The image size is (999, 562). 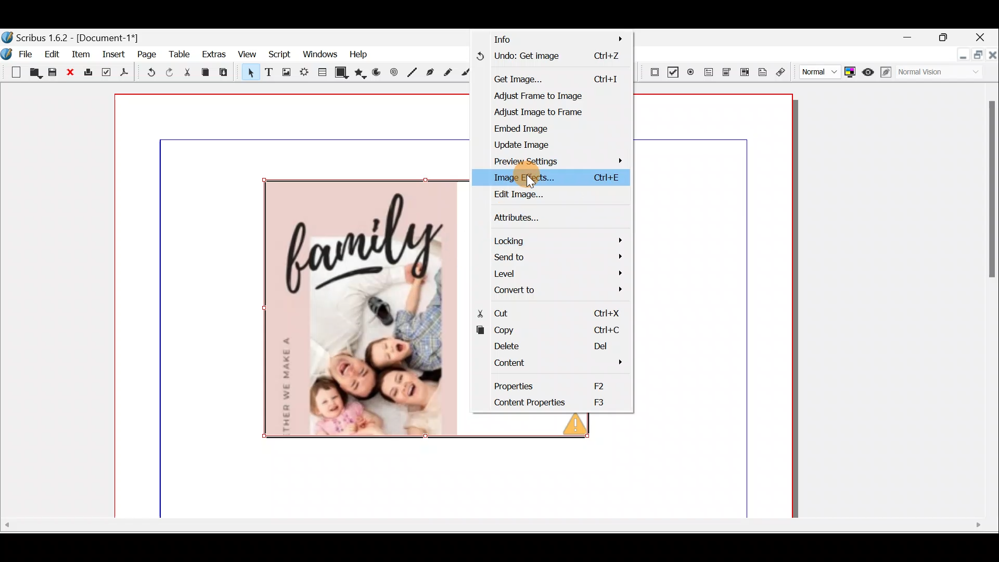 I want to click on Content, so click(x=548, y=364).